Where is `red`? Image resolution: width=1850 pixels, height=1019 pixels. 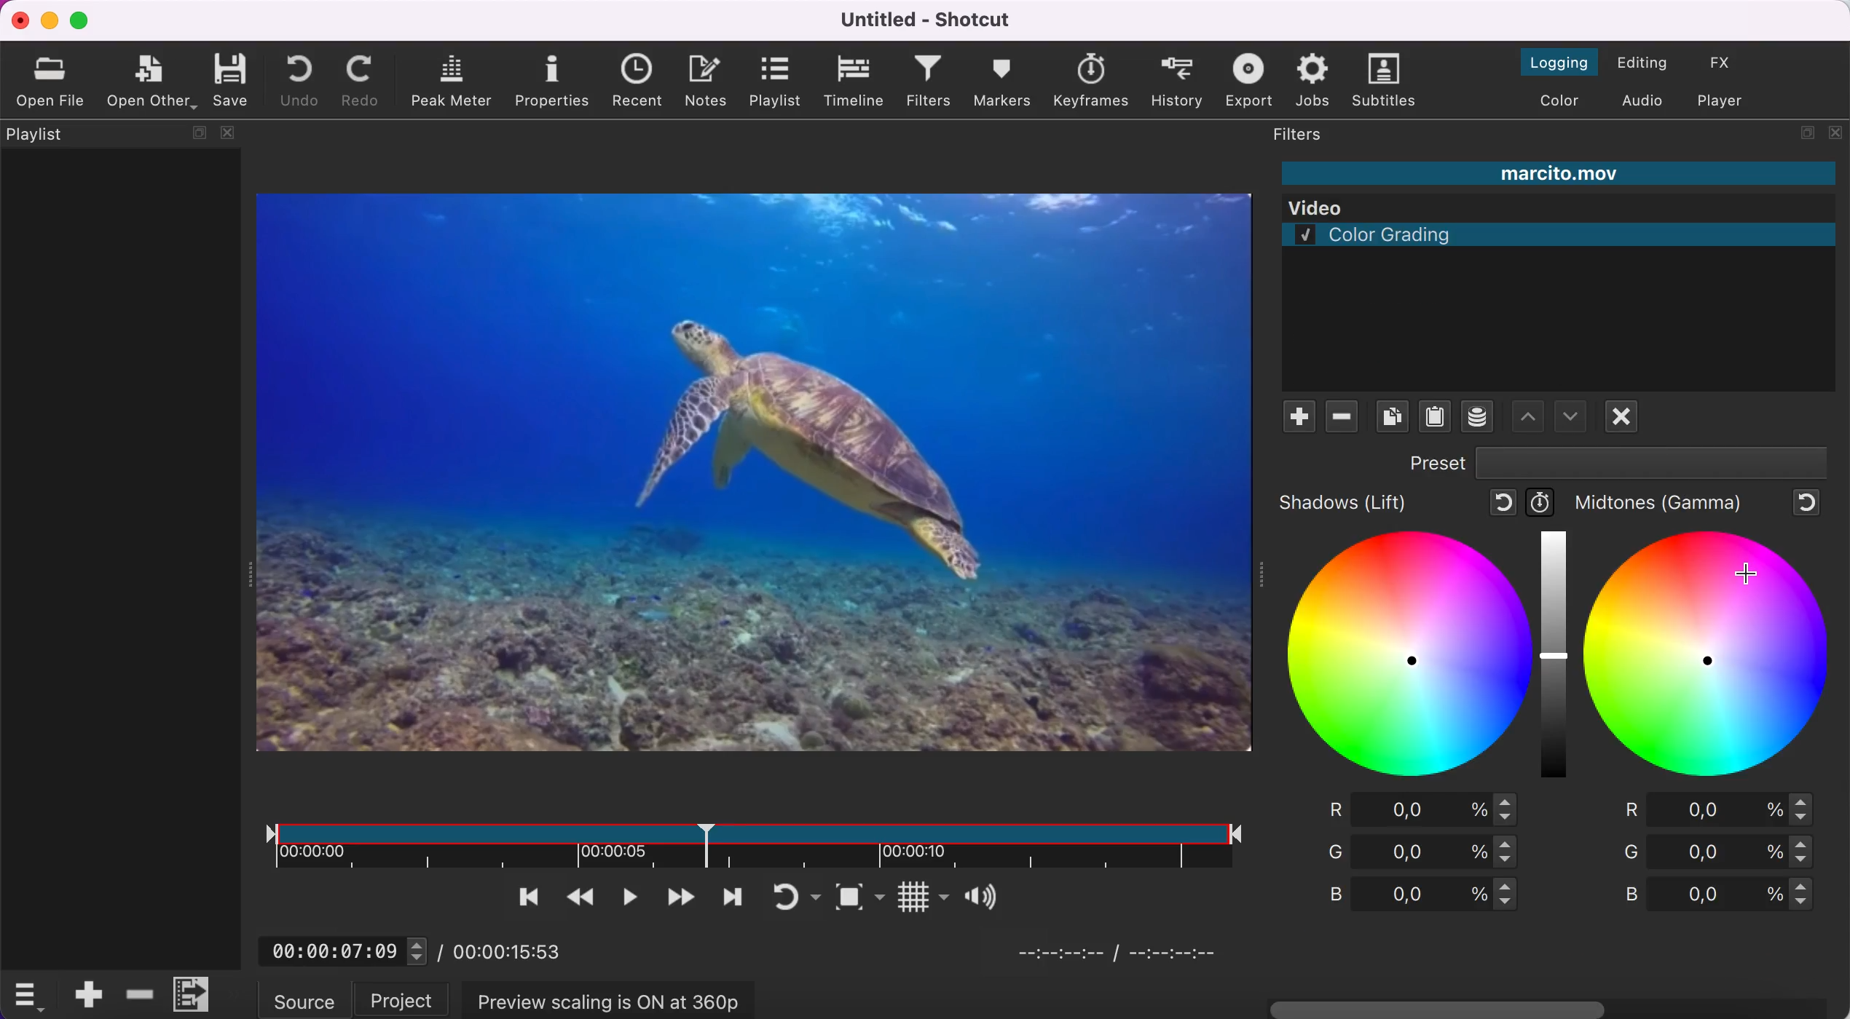 red is located at coordinates (1719, 809).